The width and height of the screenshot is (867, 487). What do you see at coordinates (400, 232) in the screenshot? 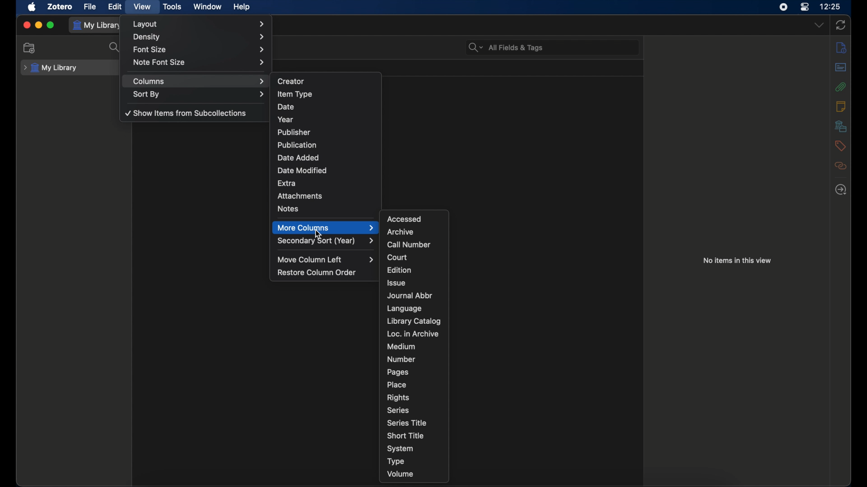
I see `archive` at bounding box center [400, 232].